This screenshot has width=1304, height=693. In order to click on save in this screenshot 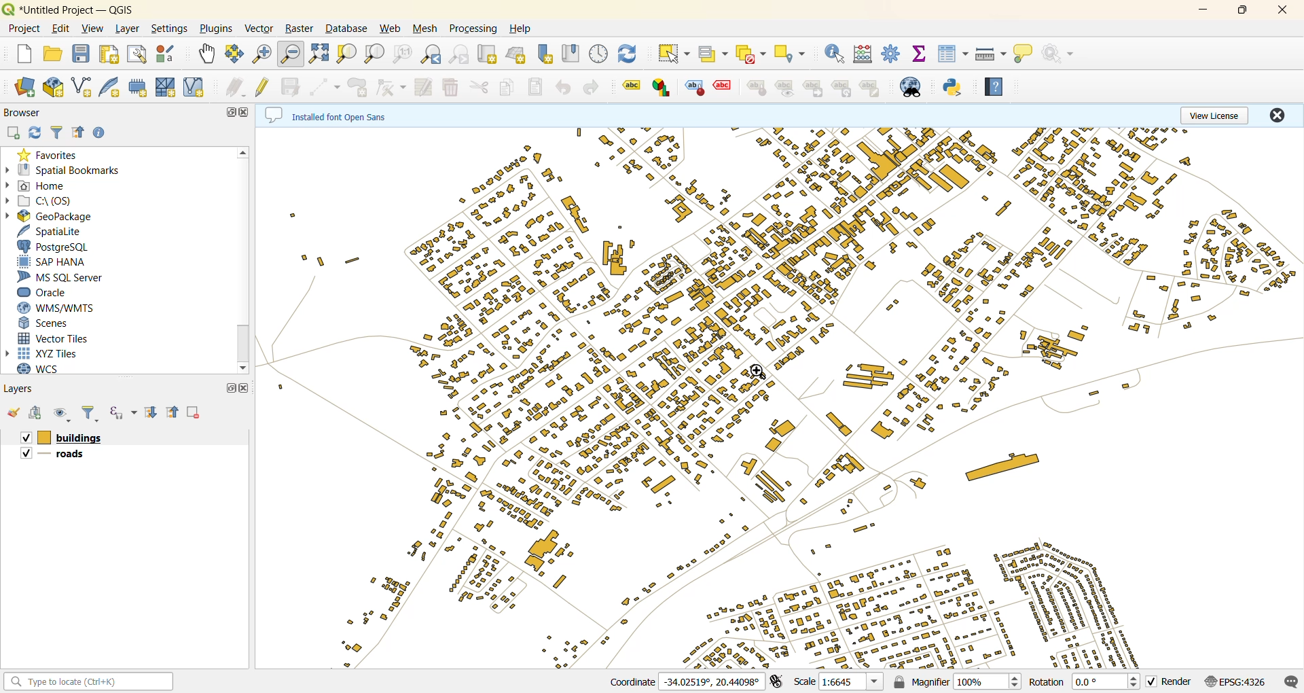, I will do `click(84, 54)`.